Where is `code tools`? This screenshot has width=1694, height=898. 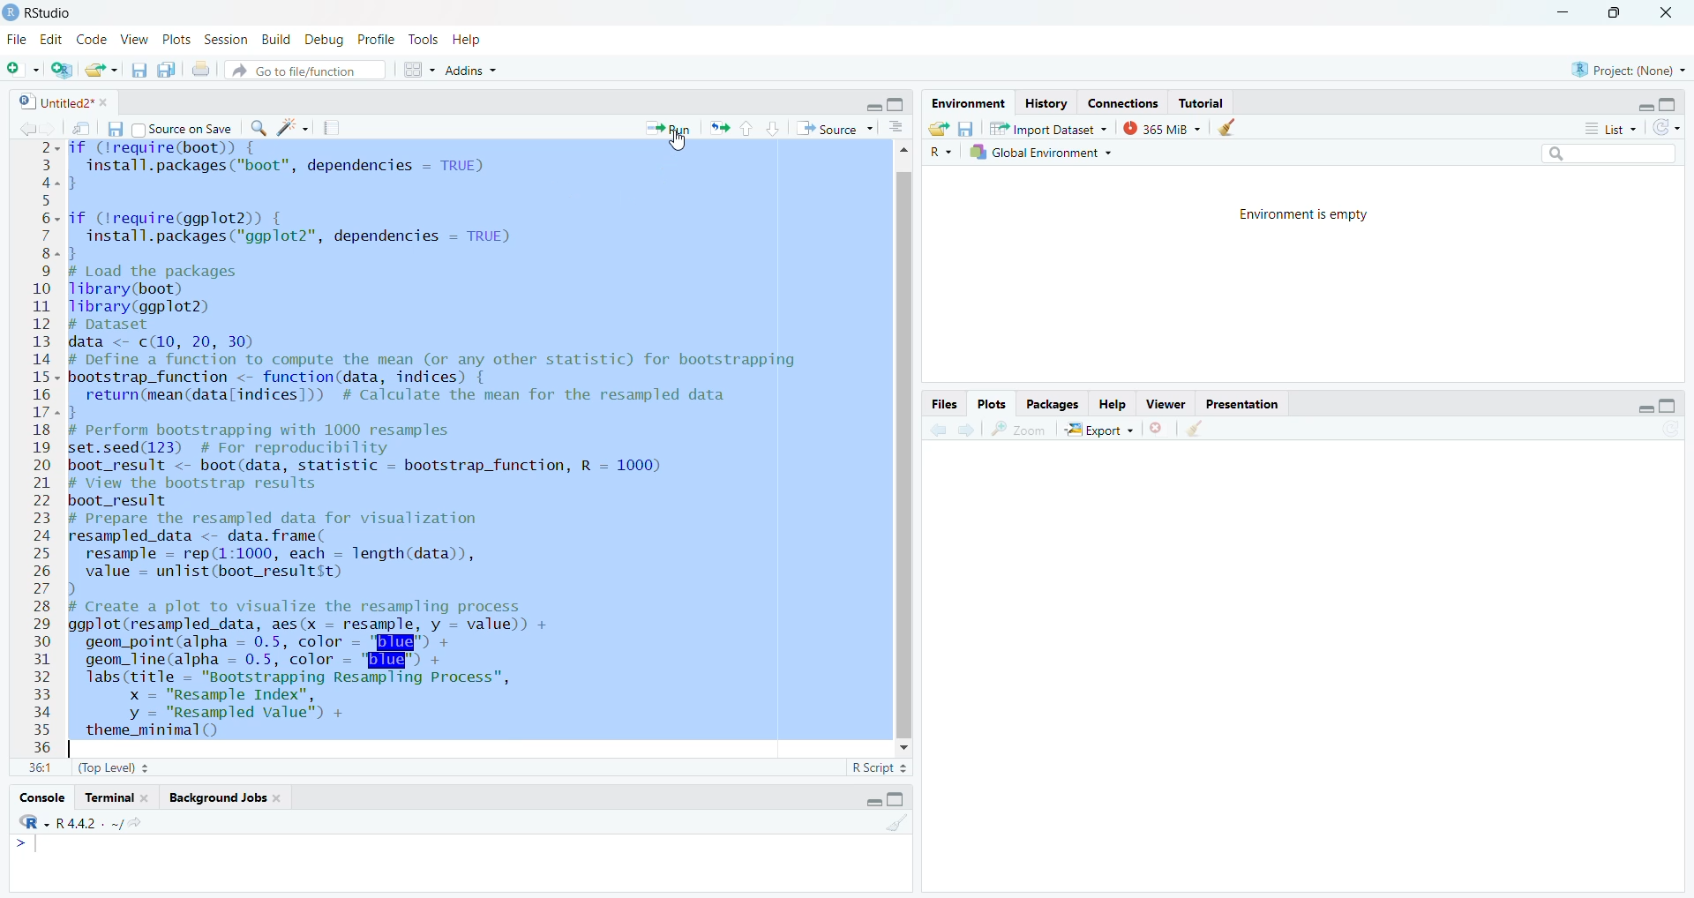 code tools is located at coordinates (294, 126).